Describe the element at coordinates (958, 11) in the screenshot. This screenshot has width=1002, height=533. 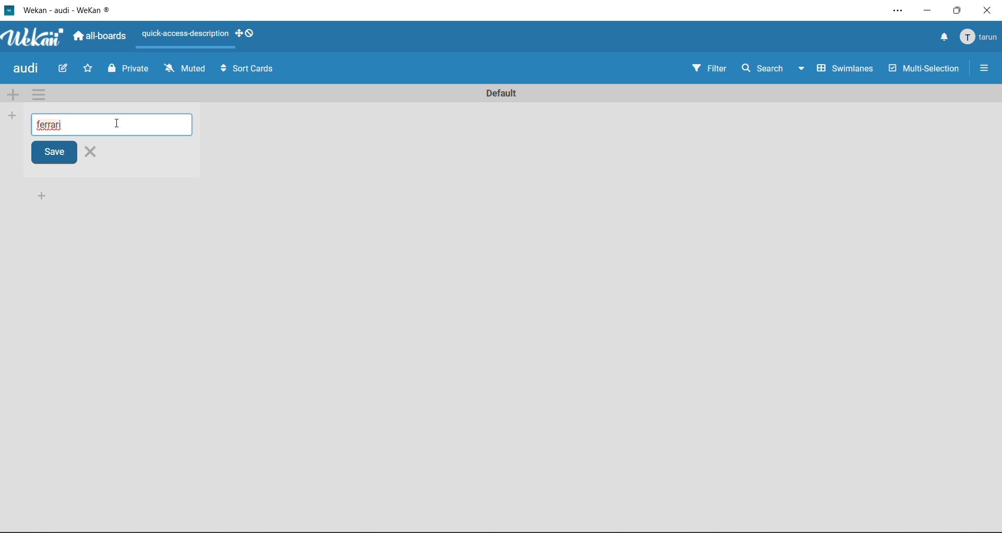
I see `maximize` at that location.